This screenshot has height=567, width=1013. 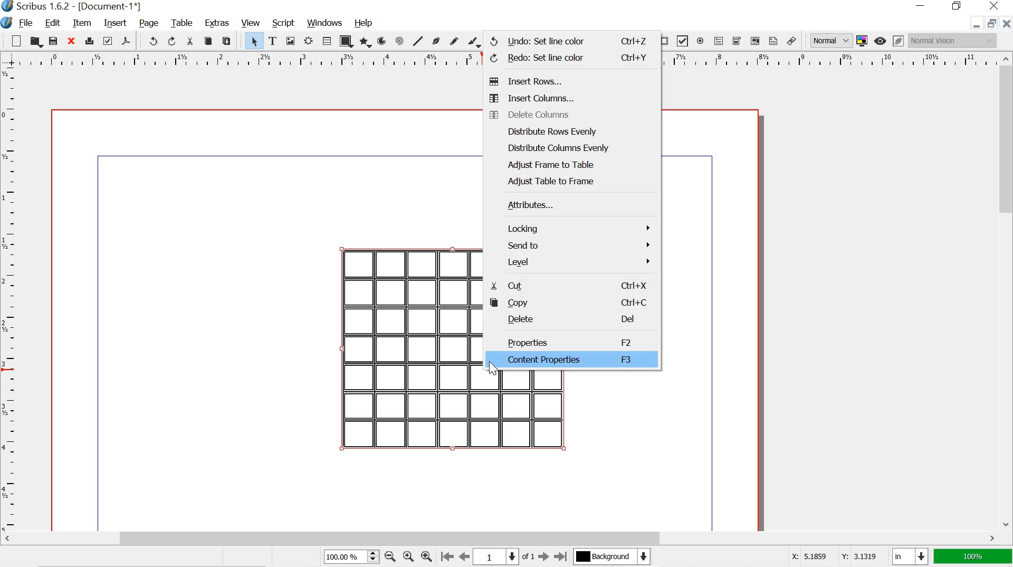 I want to click on page, so click(x=149, y=23).